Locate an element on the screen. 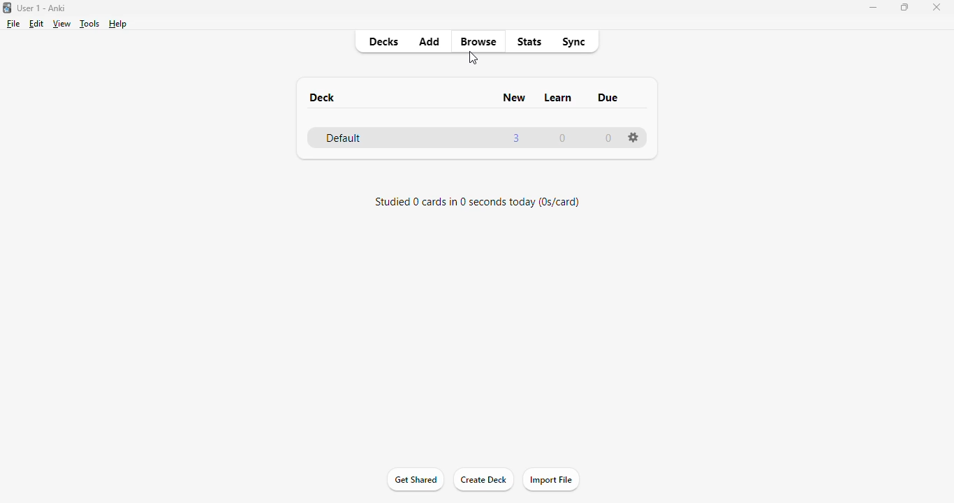  new is located at coordinates (515, 97).